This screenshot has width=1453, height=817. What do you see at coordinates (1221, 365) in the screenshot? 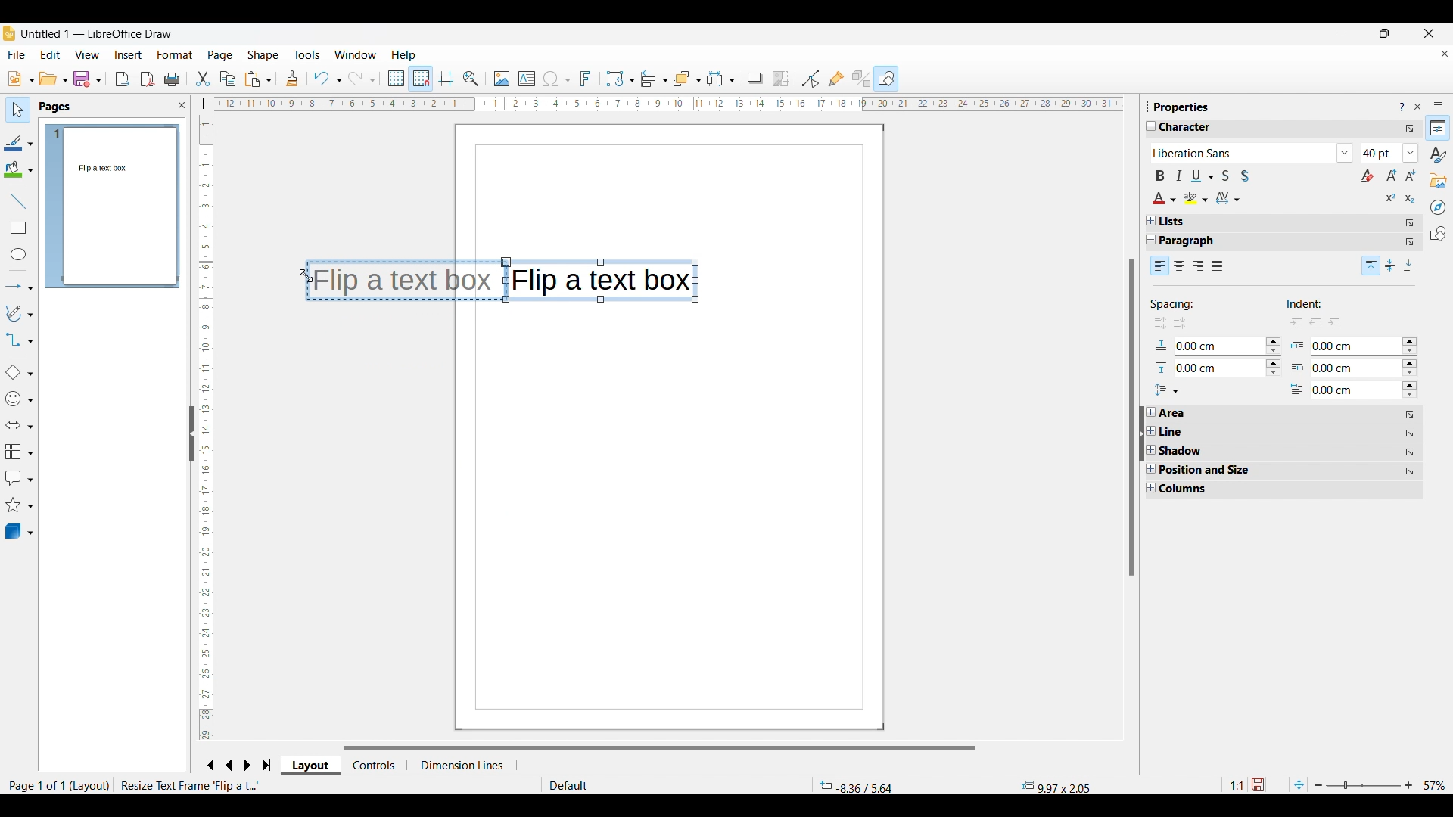
I see `0.00 cm` at bounding box center [1221, 365].